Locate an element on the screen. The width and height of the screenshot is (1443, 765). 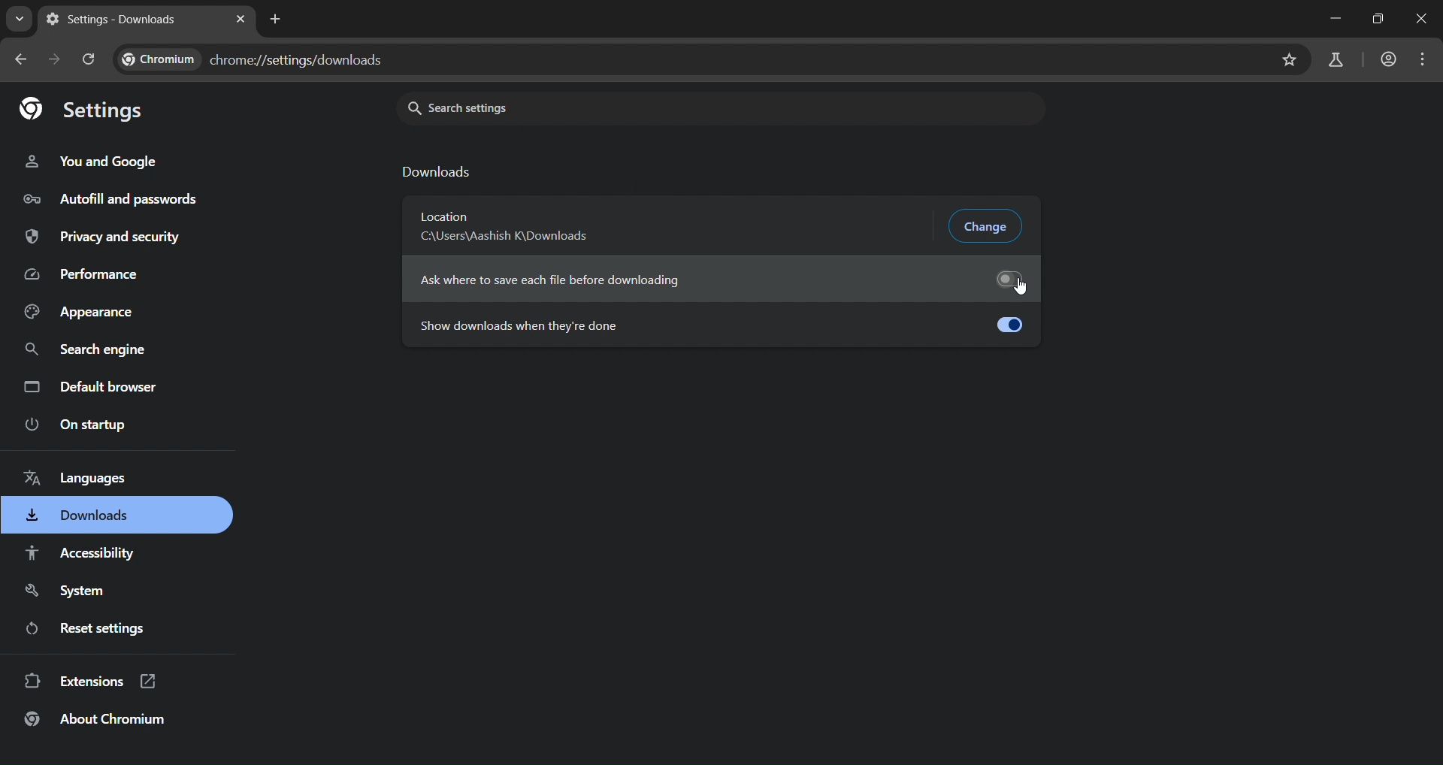
you and google is located at coordinates (89, 159).